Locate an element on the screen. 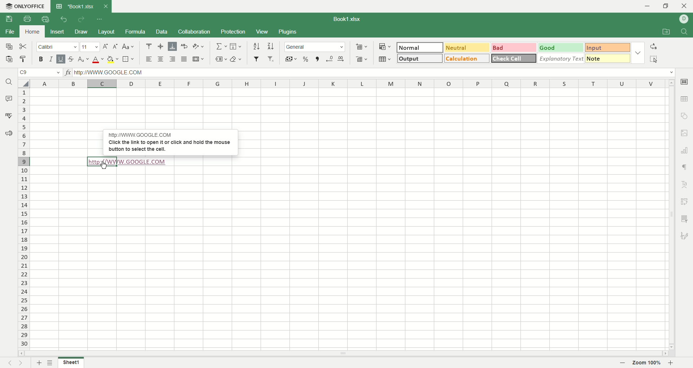 Image resolution: width=693 pixels, height=368 pixels. explanatory text  is located at coordinates (561, 58).